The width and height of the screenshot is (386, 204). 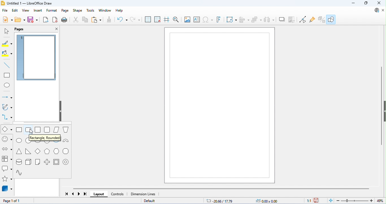 What do you see at coordinates (38, 142) in the screenshot?
I see `circle pie` at bounding box center [38, 142].